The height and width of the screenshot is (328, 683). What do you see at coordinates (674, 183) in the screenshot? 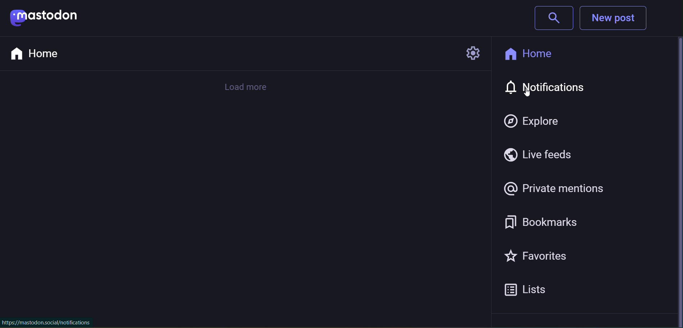
I see `scroll bar` at bounding box center [674, 183].